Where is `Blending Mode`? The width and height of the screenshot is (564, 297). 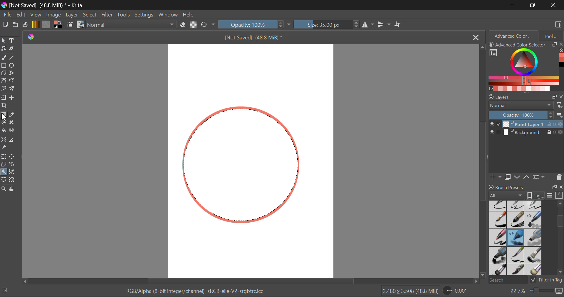 Blending Mode is located at coordinates (133, 25).